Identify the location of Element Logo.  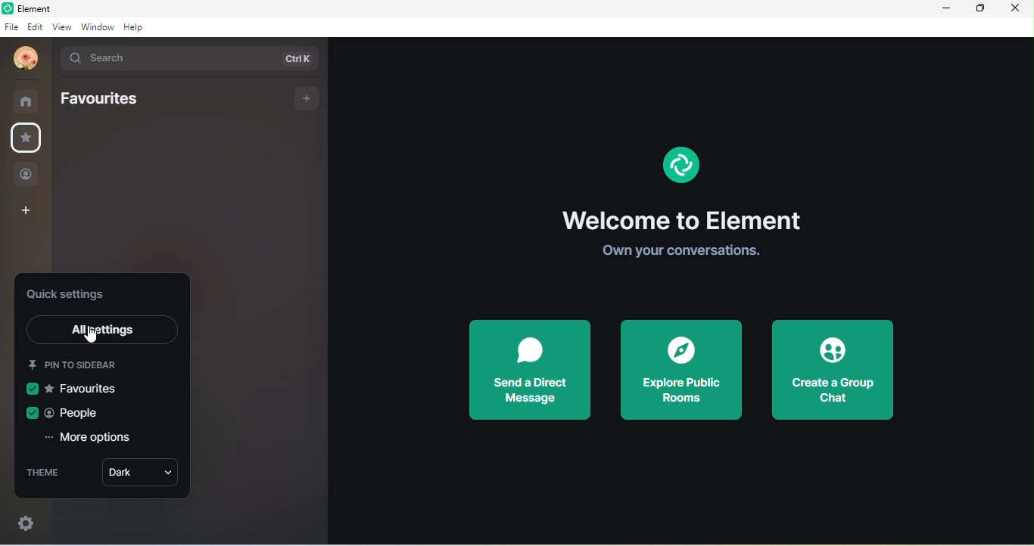
(690, 166).